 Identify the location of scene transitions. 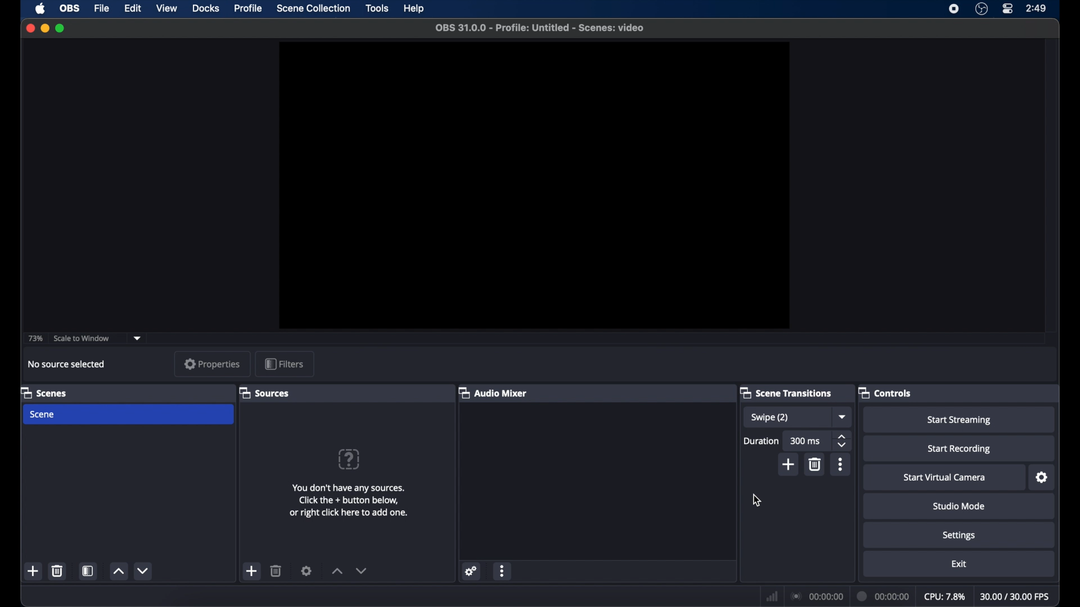
(786, 392).